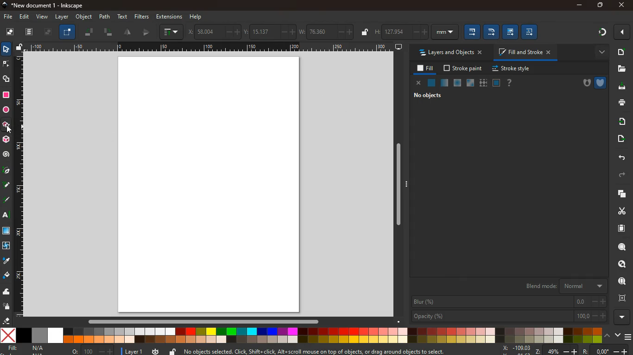 This screenshot has height=355, width=633. I want to click on select, so click(67, 32).